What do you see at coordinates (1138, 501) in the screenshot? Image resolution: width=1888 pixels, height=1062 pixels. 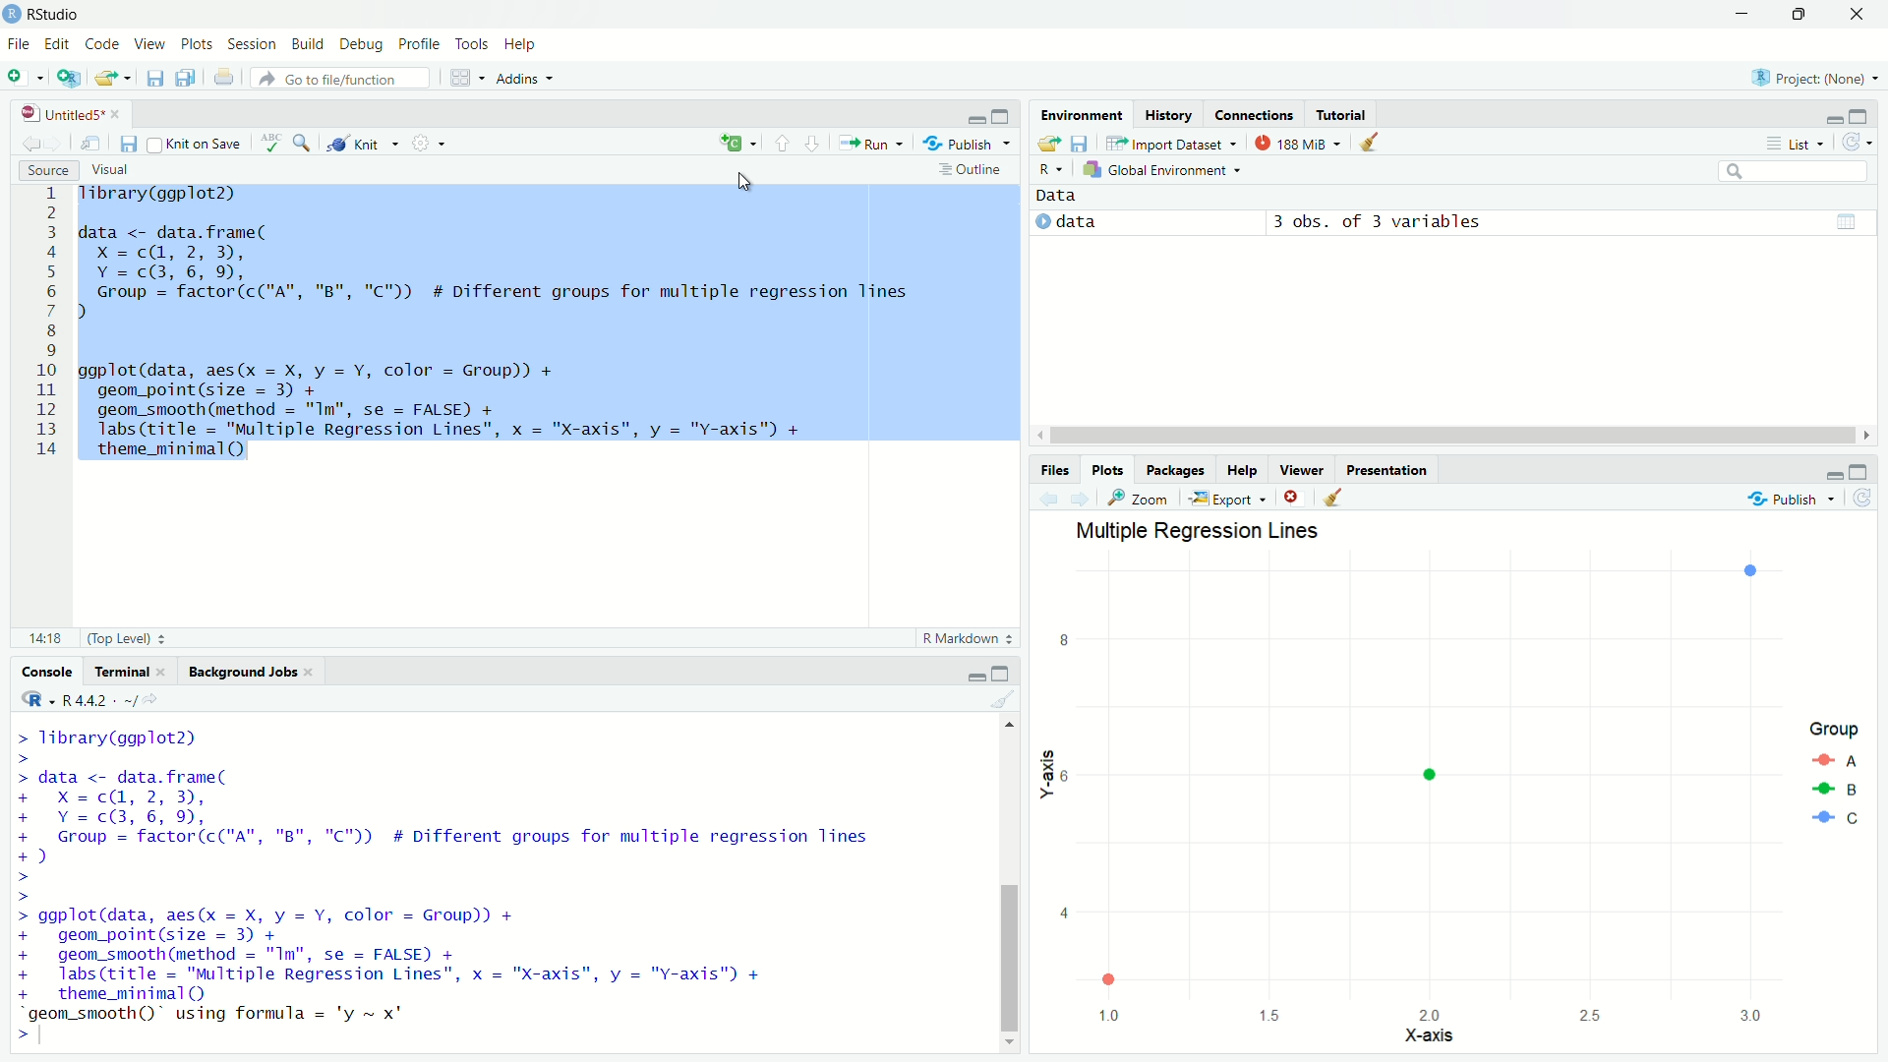 I see `zoom` at bounding box center [1138, 501].